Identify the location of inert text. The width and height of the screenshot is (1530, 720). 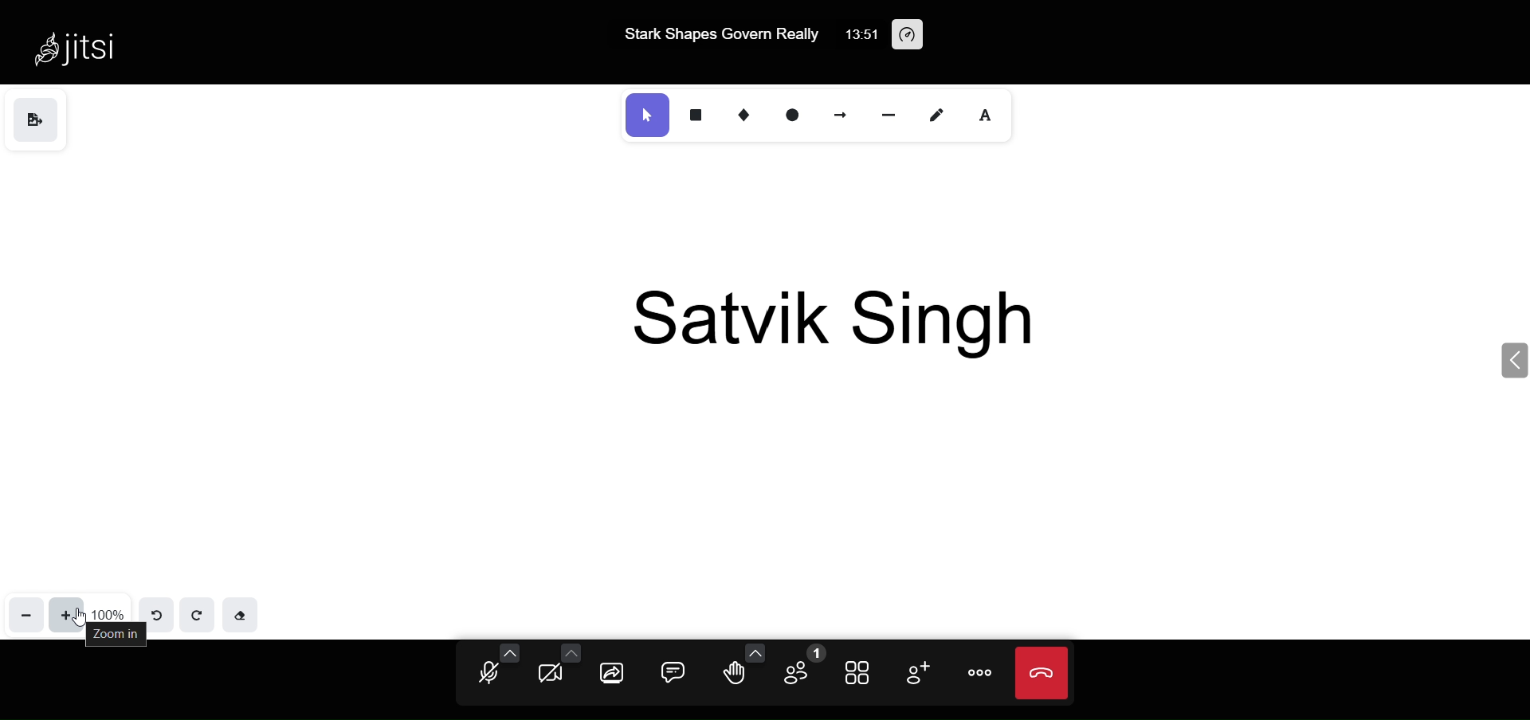
(987, 114).